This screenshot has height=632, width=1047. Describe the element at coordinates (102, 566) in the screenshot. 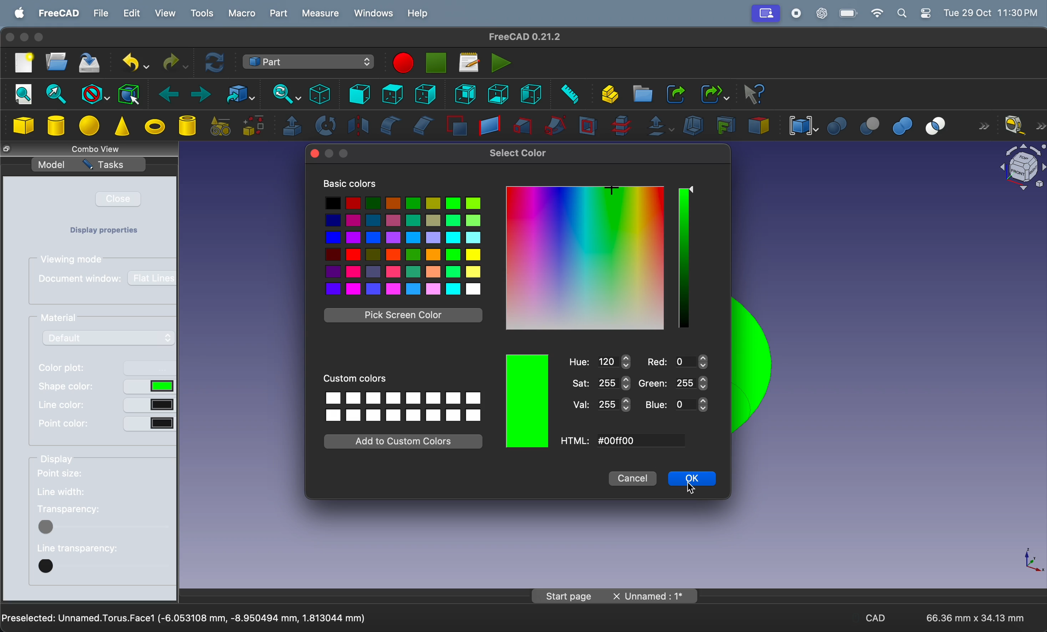

I see `button` at that location.